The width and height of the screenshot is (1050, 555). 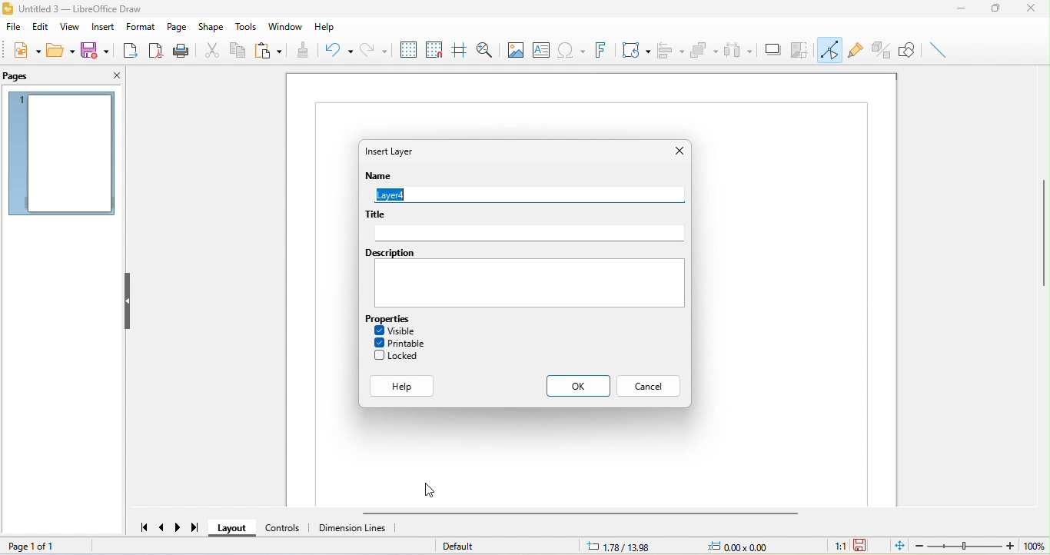 What do you see at coordinates (673, 48) in the screenshot?
I see `align object` at bounding box center [673, 48].